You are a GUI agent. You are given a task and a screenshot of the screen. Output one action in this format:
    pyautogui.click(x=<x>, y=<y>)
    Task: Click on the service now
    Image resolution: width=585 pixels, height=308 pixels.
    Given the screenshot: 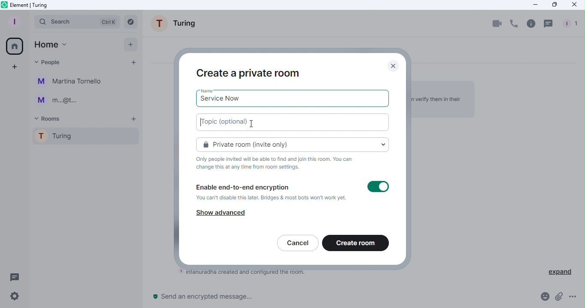 What is the action you would take?
    pyautogui.click(x=232, y=101)
    